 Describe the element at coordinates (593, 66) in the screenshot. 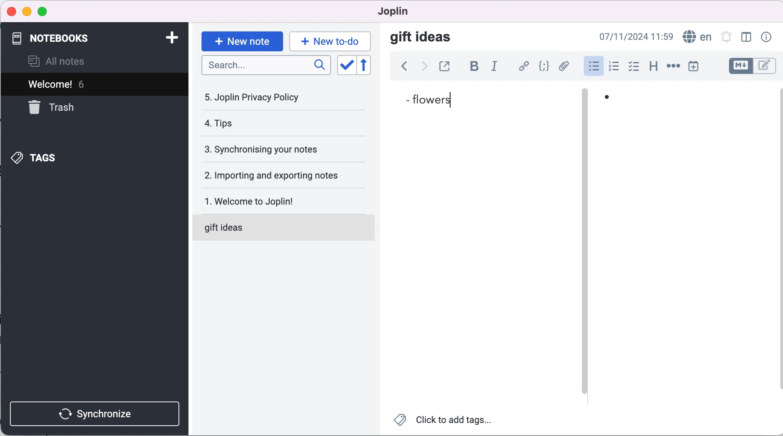

I see `bulleted list` at that location.